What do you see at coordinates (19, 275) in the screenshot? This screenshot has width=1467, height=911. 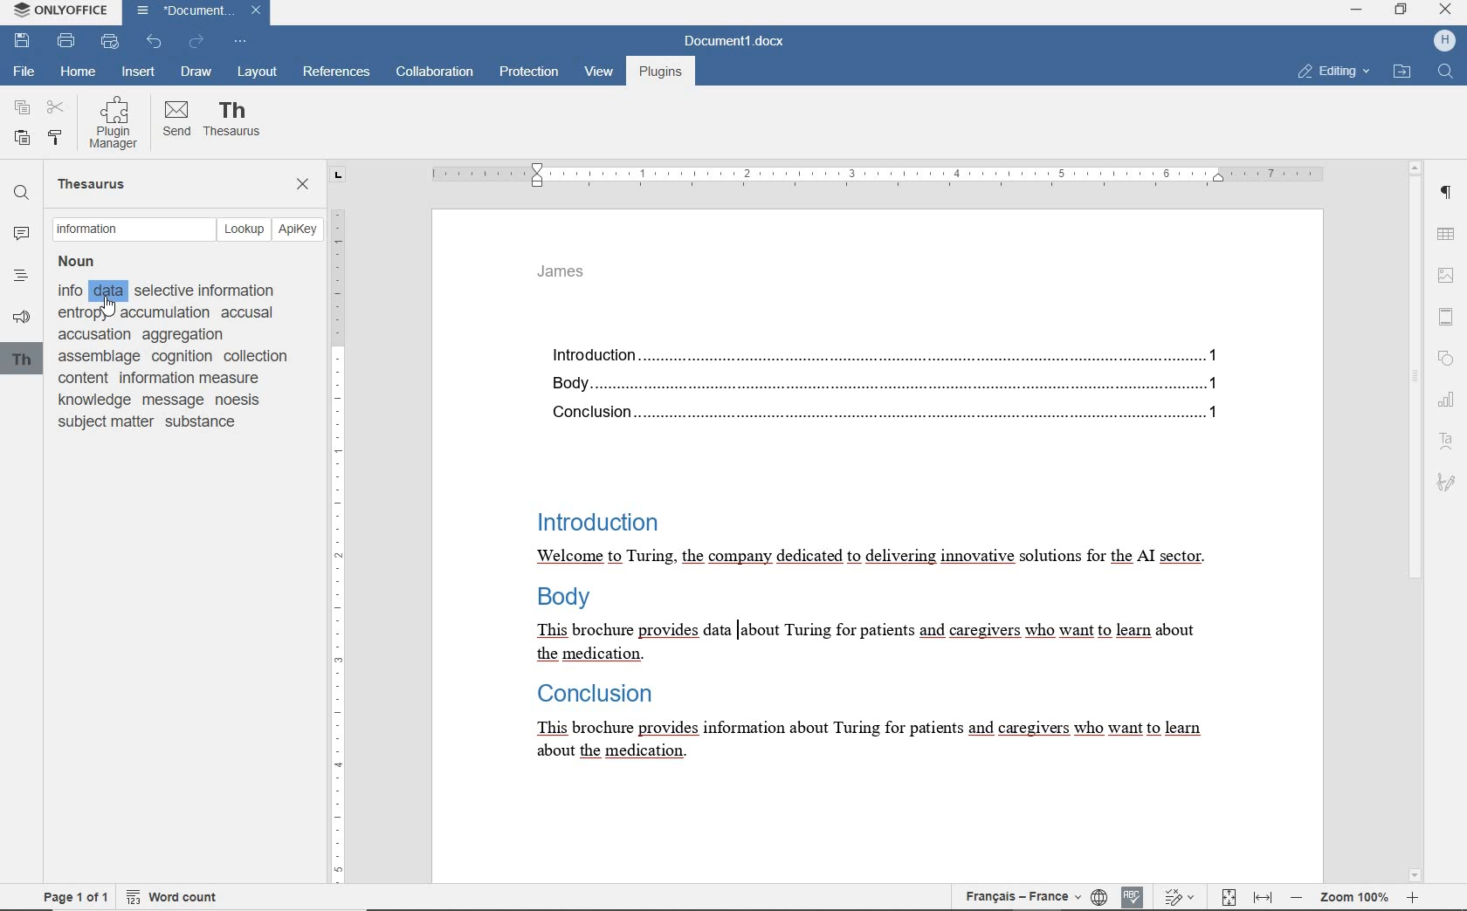 I see `HEADINGS` at bounding box center [19, 275].